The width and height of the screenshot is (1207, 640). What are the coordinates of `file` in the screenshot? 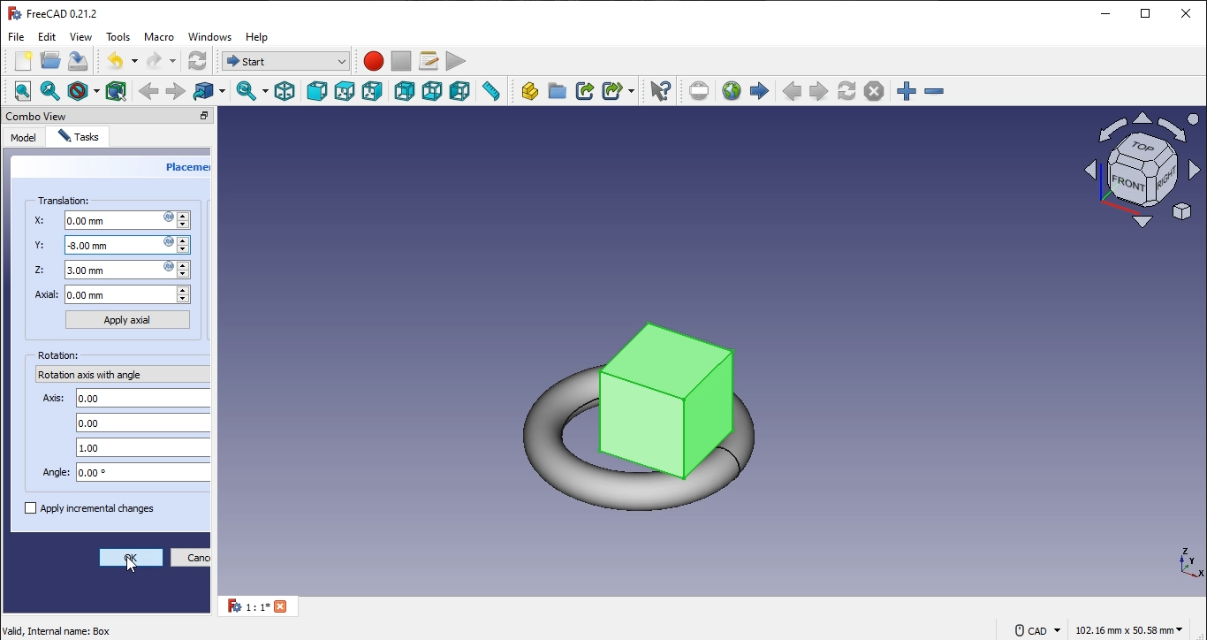 It's located at (19, 36).